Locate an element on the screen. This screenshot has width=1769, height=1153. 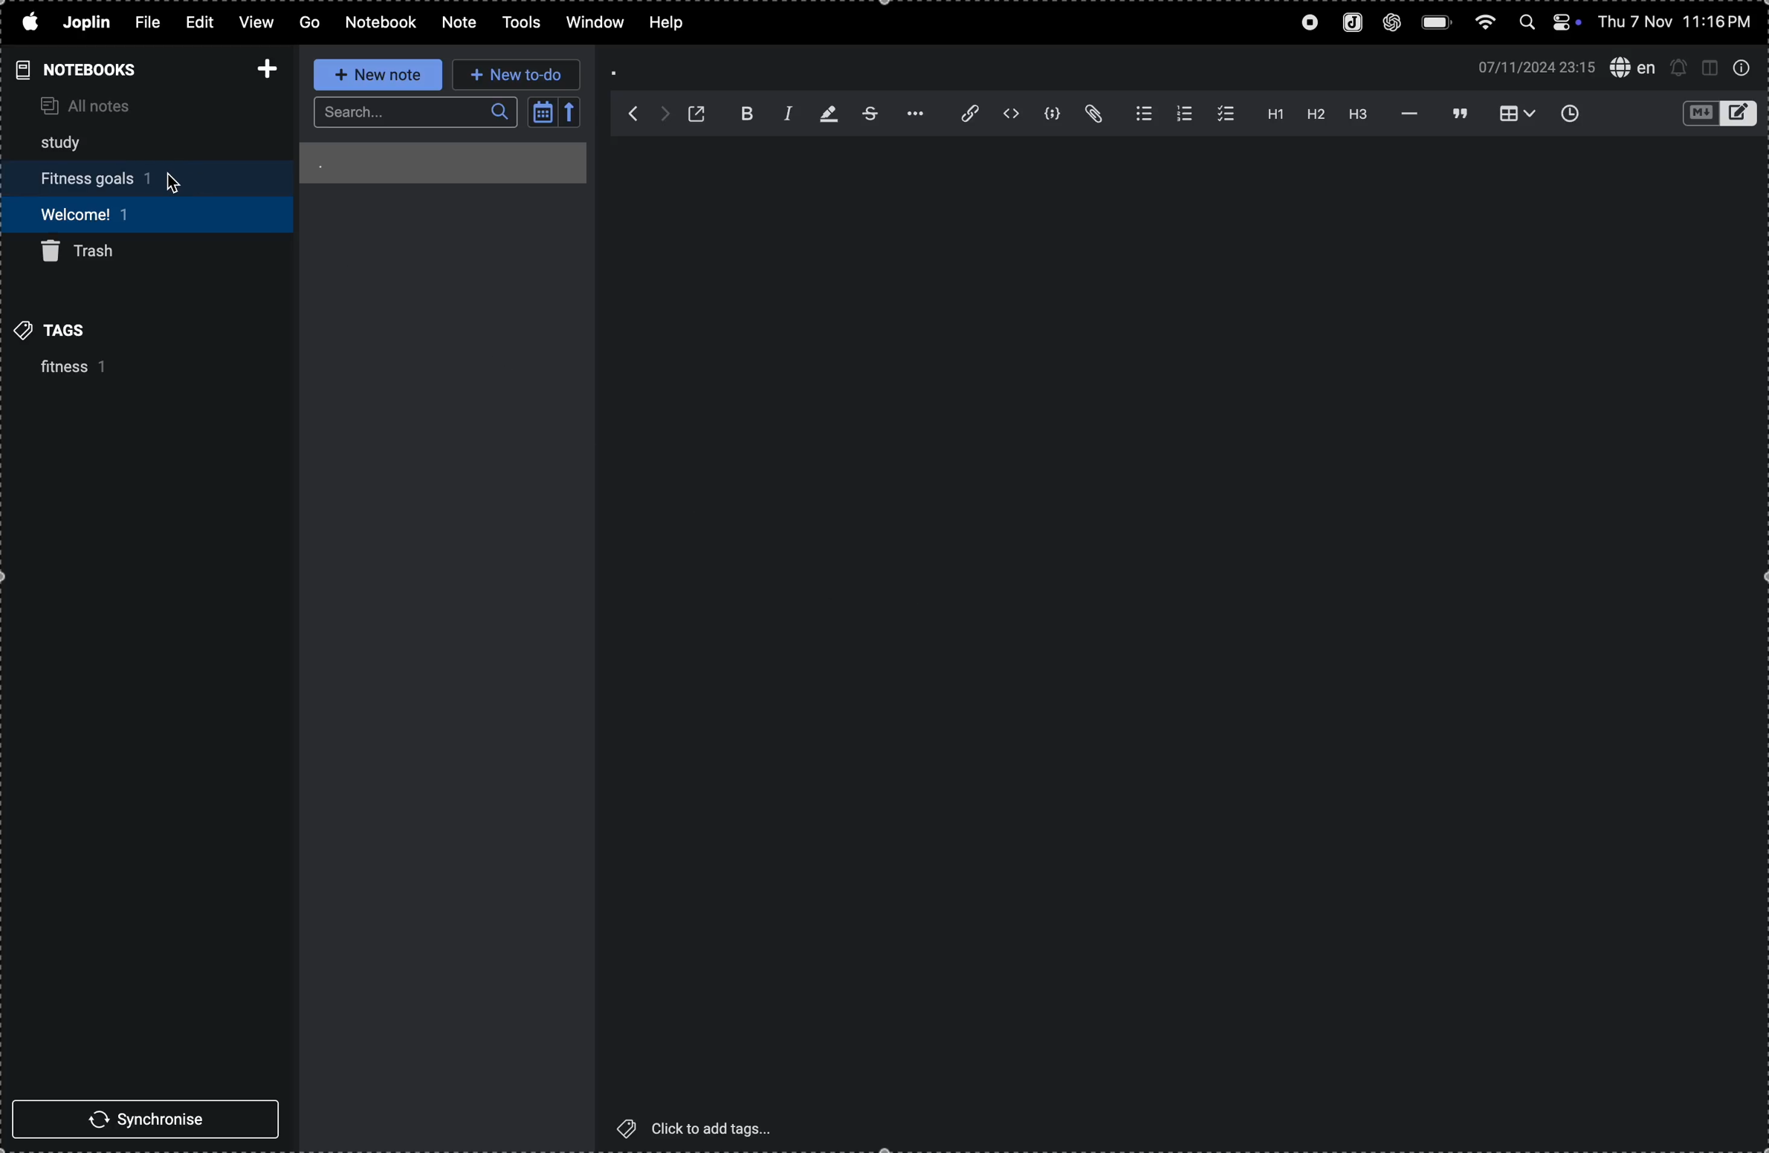
wifi is located at coordinates (1485, 22).